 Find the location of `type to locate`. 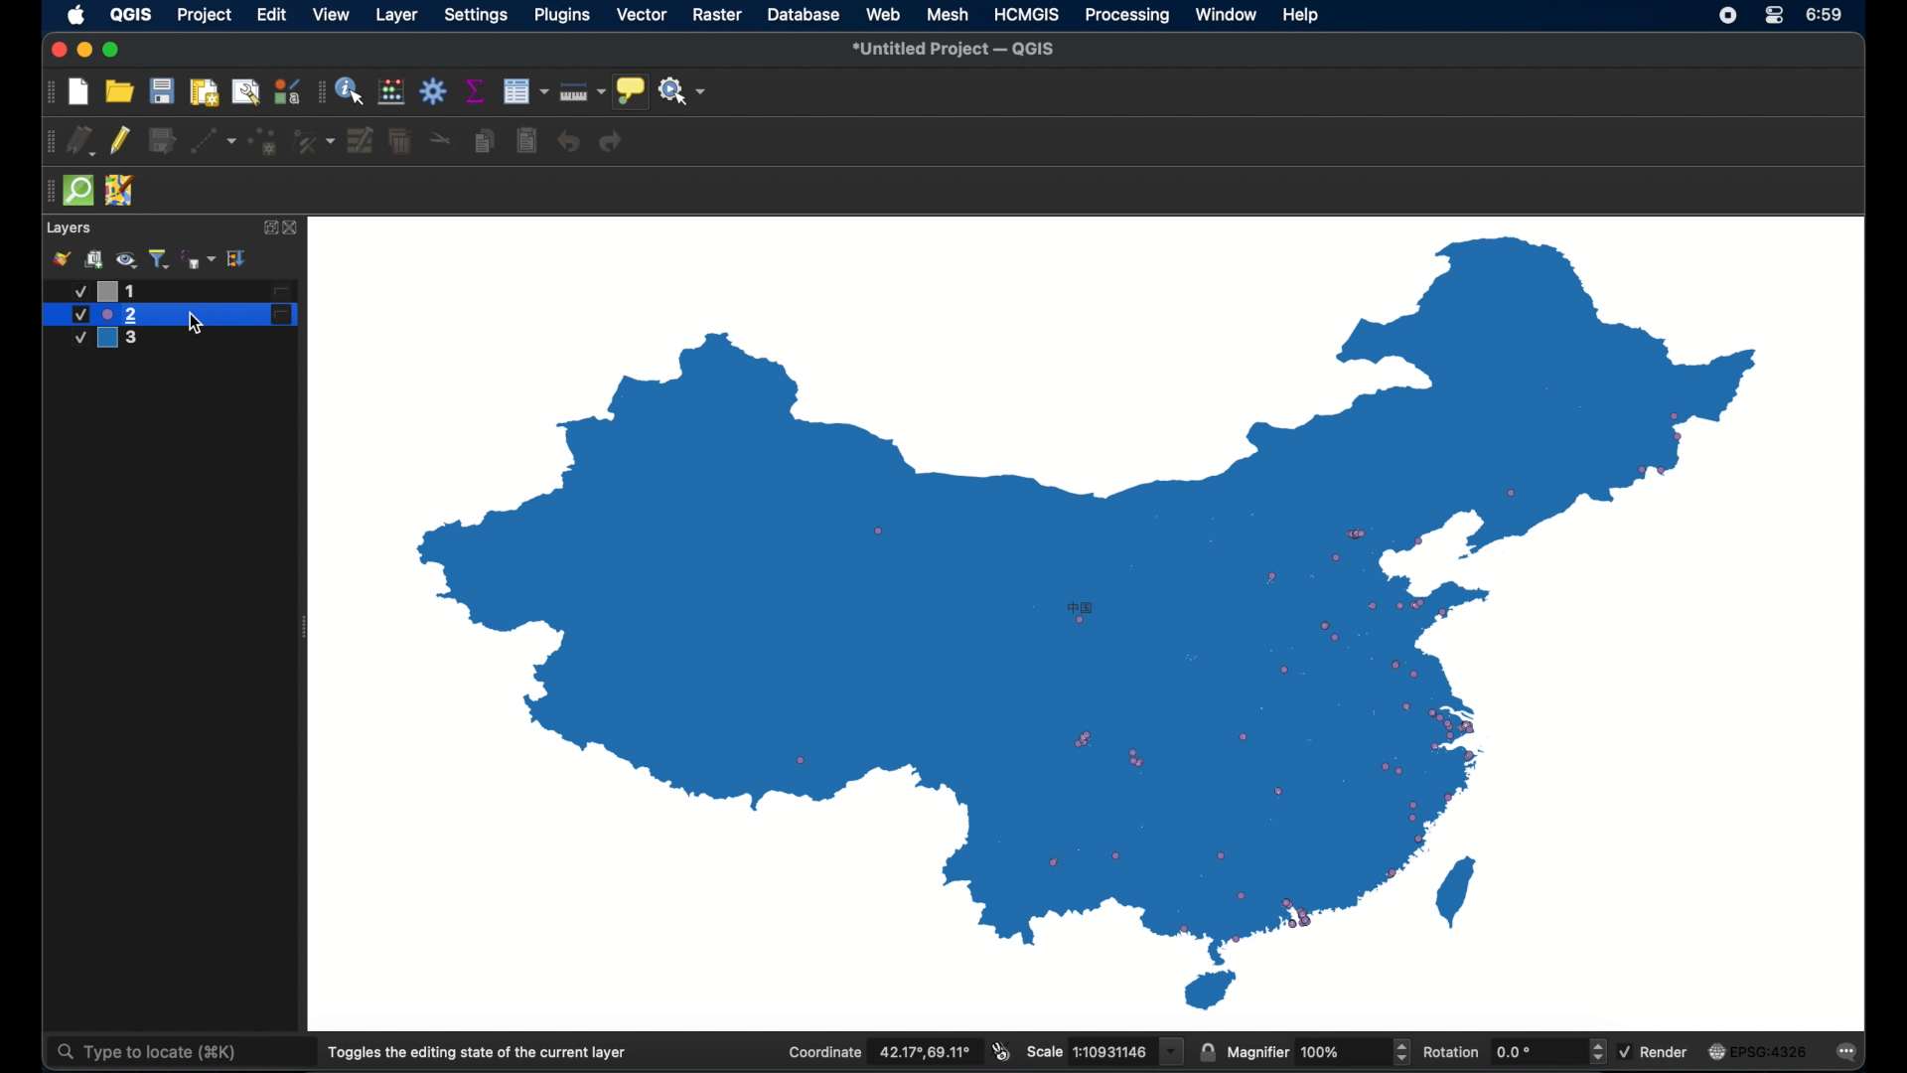

type to locate is located at coordinates (144, 1053).